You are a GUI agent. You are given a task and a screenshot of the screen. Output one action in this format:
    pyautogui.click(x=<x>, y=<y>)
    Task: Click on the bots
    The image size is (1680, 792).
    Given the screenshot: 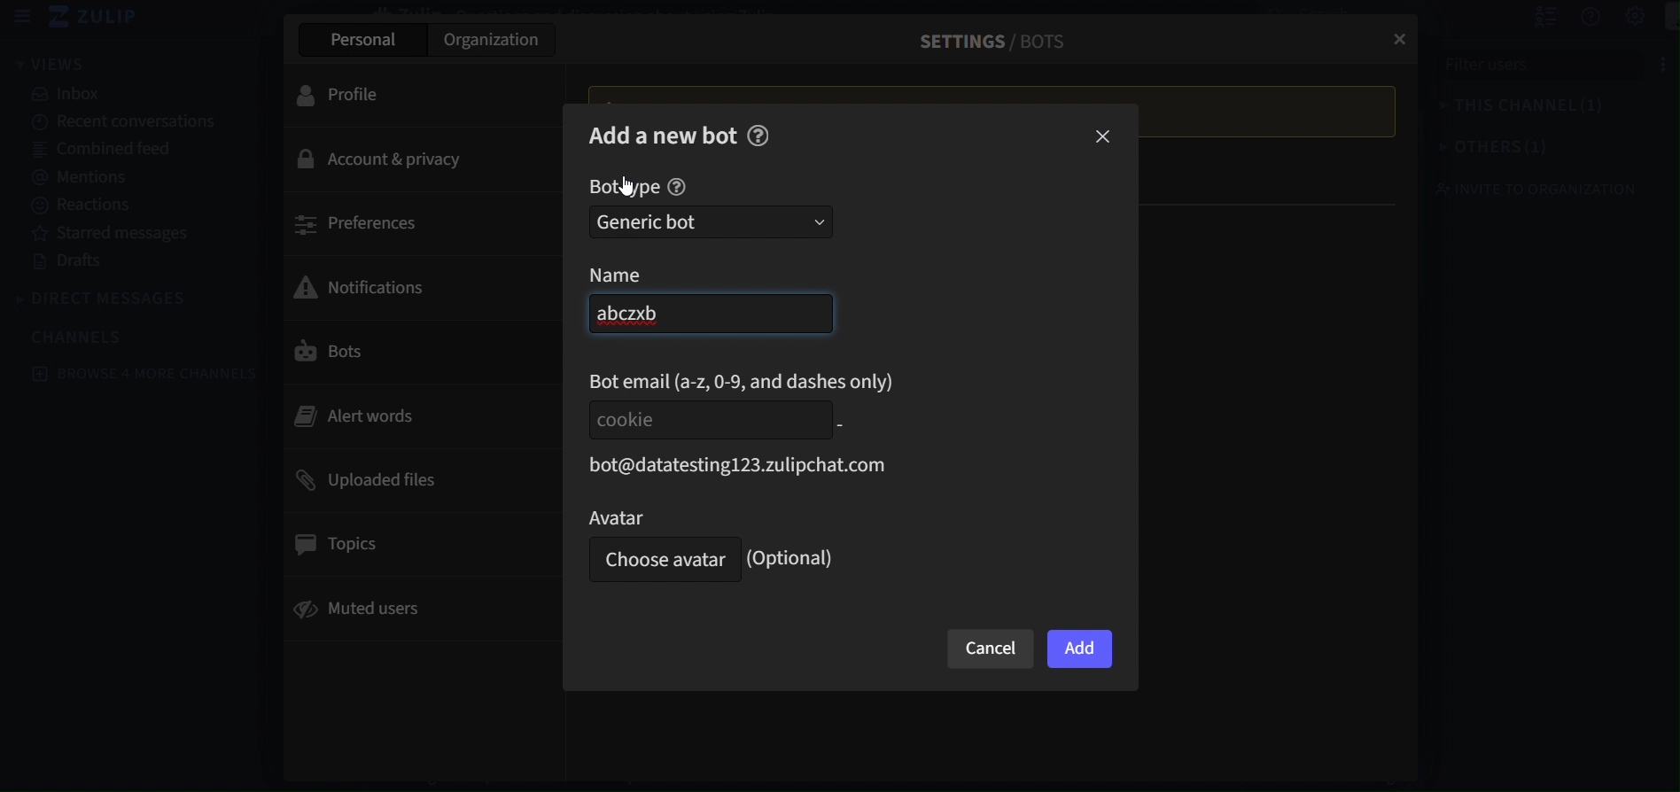 What is the action you would take?
    pyautogui.click(x=408, y=353)
    